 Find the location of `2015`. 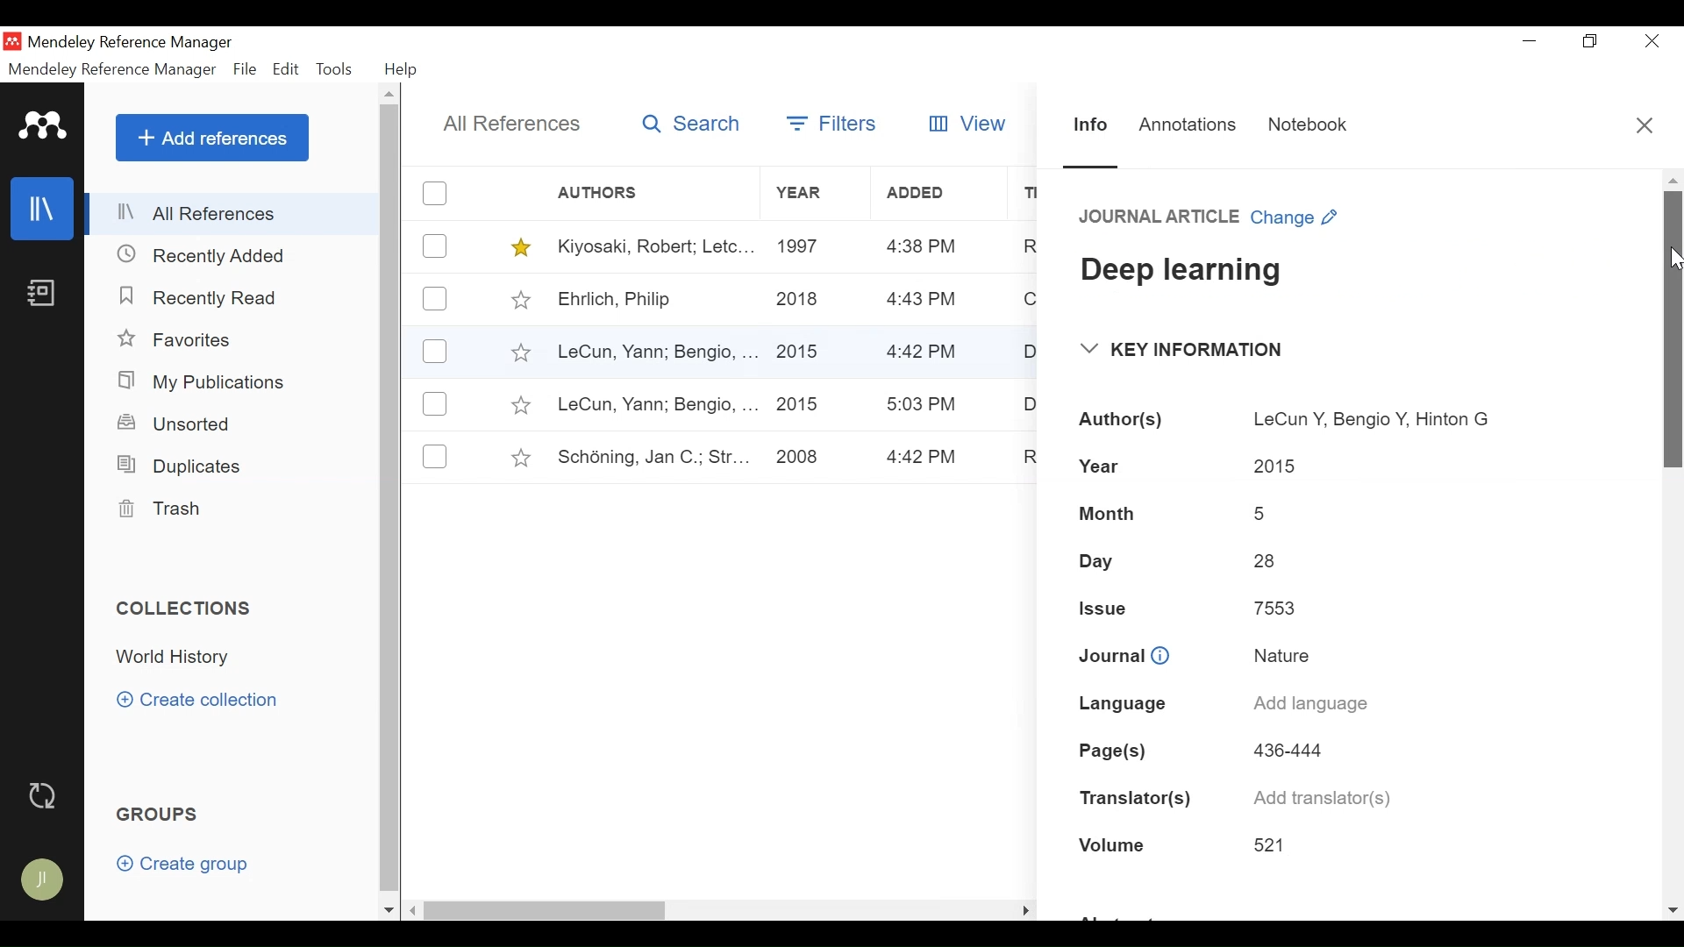

2015 is located at coordinates (798, 350).